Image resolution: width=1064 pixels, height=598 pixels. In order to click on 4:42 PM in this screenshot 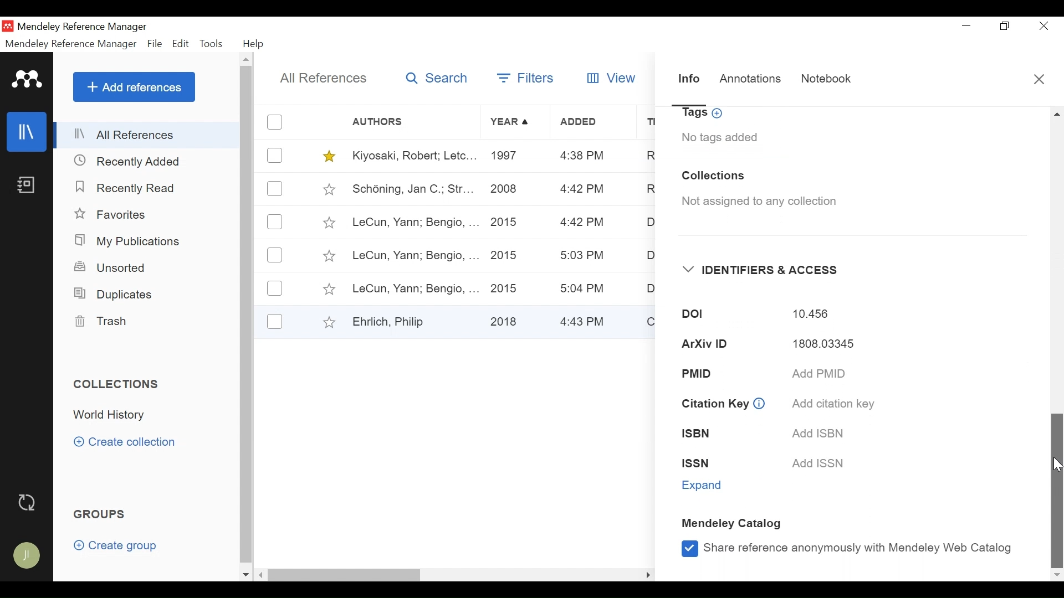, I will do `click(580, 223)`.